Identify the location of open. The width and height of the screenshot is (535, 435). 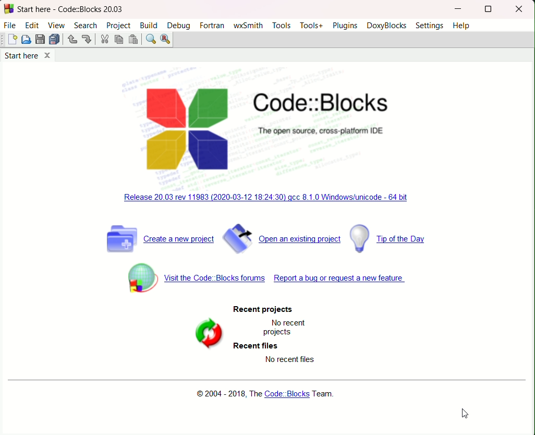
(27, 40).